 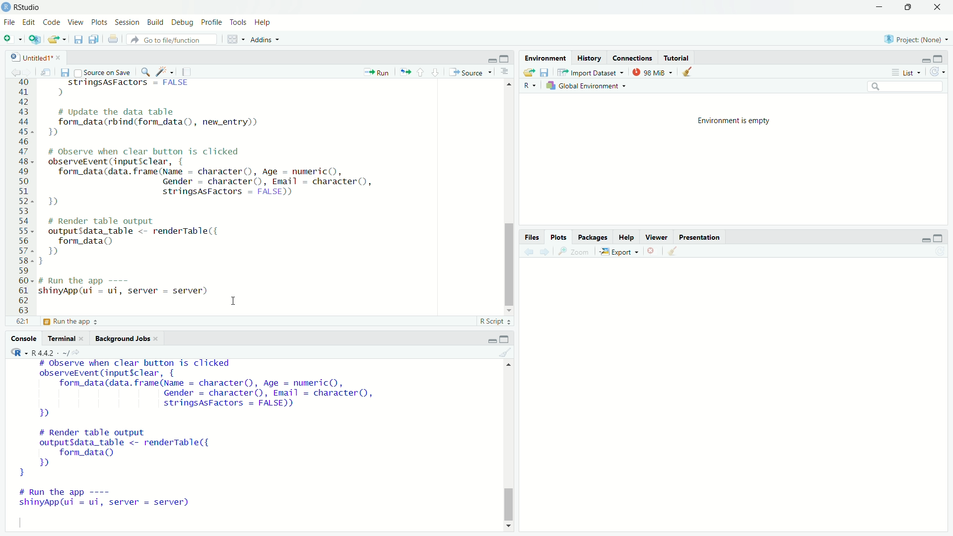 I want to click on code tools, so click(x=165, y=71).